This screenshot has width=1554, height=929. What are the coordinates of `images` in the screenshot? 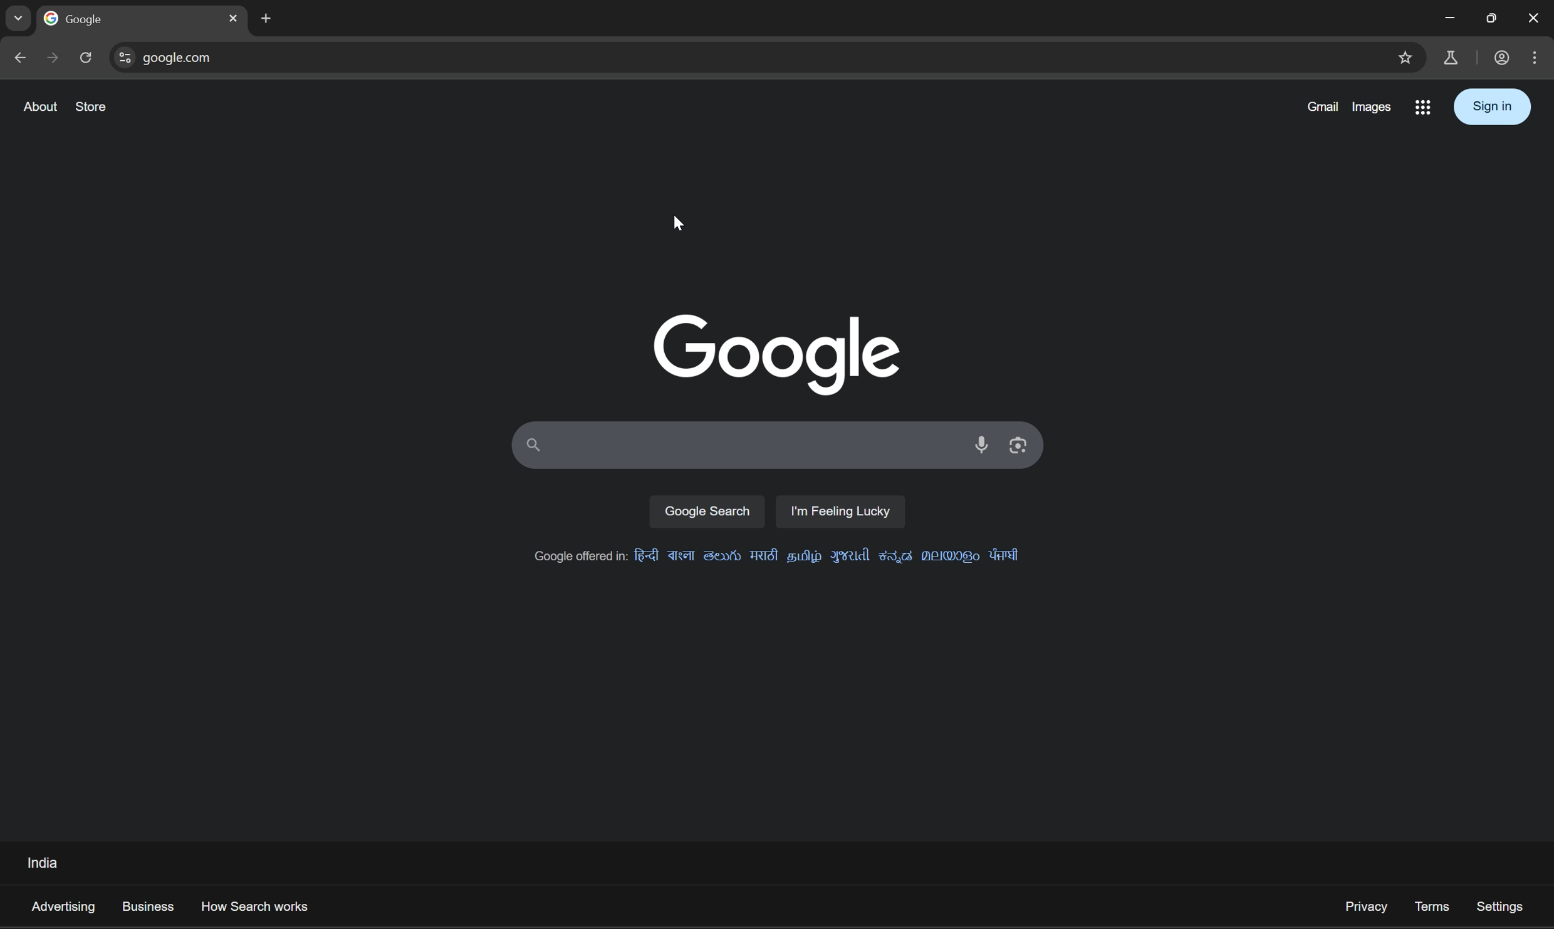 It's located at (1374, 107).